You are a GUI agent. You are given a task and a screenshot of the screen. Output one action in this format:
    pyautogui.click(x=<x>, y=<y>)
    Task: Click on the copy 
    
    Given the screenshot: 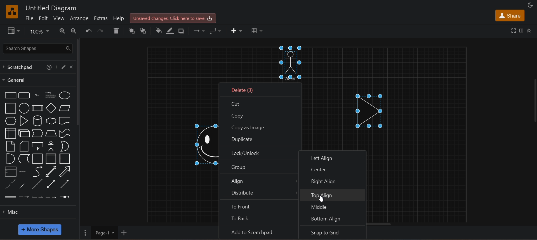 What is the action you would take?
    pyautogui.click(x=260, y=116)
    